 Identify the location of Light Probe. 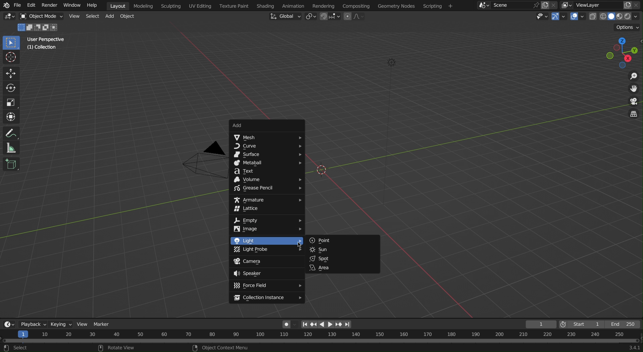
(266, 250).